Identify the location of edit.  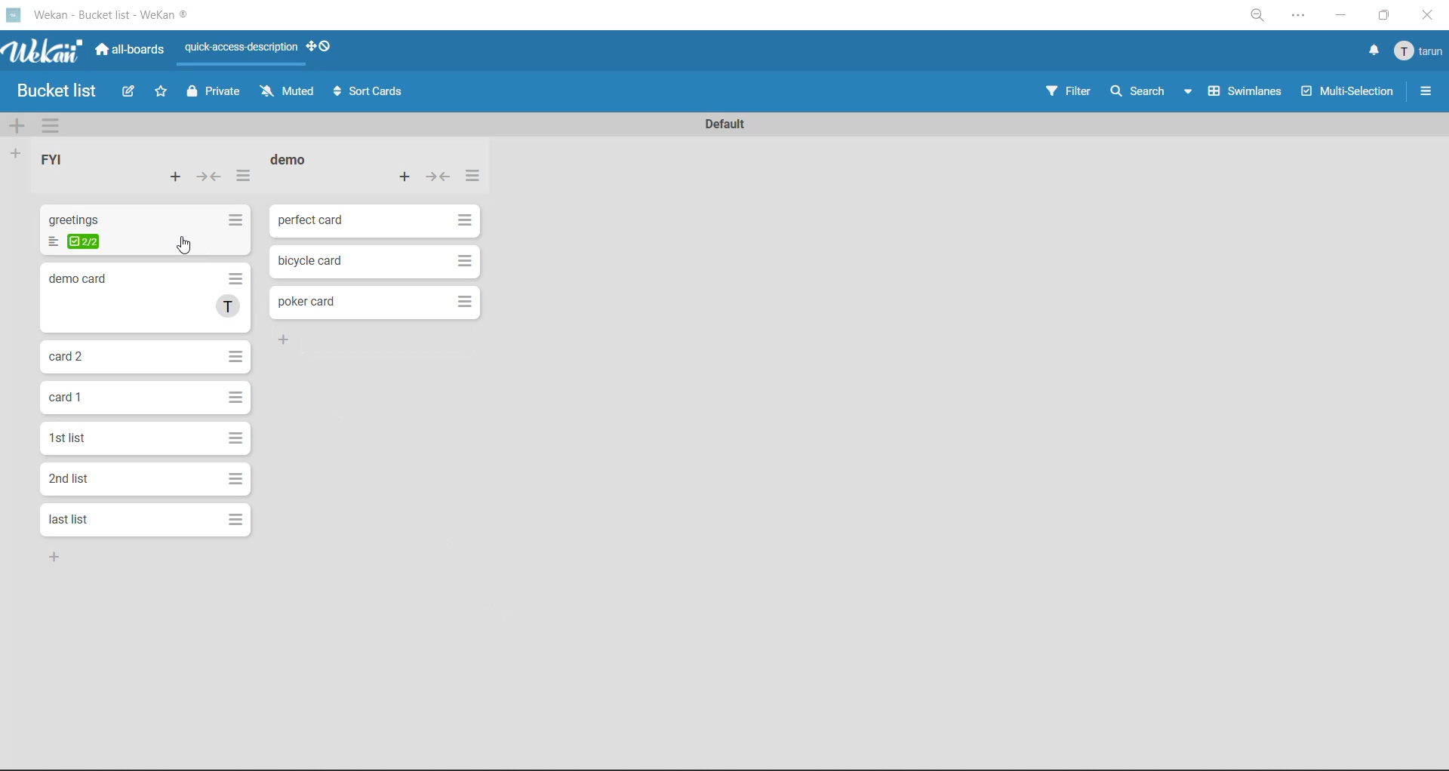
(129, 94).